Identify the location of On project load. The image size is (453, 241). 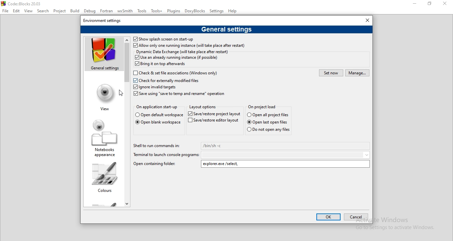
(261, 107).